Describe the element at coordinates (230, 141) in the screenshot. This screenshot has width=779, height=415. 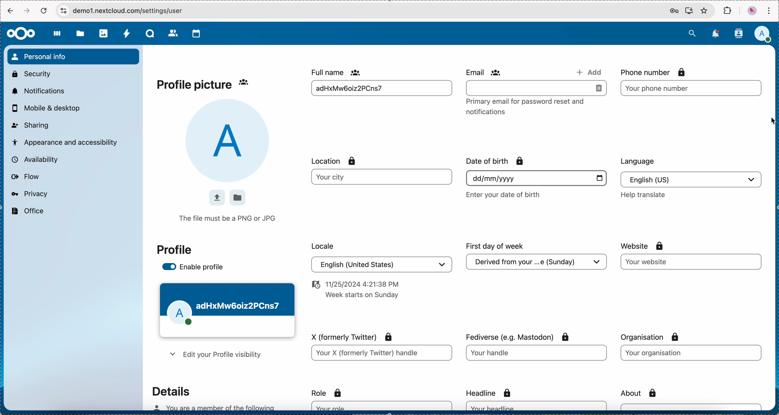
I see `image` at that location.